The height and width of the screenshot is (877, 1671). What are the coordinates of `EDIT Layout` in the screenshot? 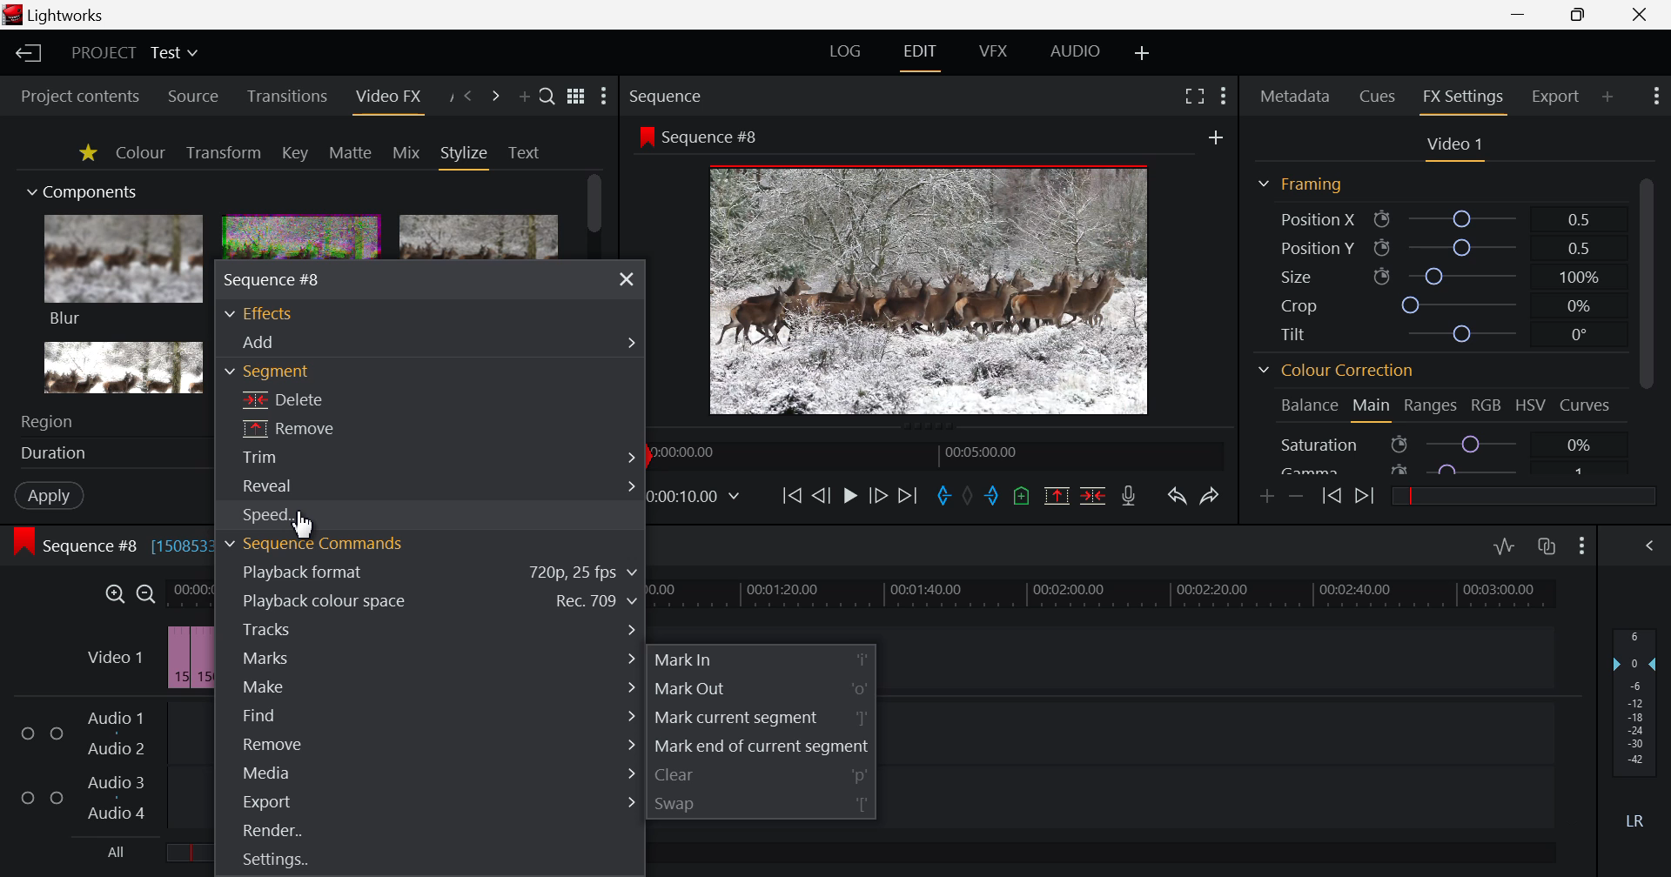 It's located at (918, 55).